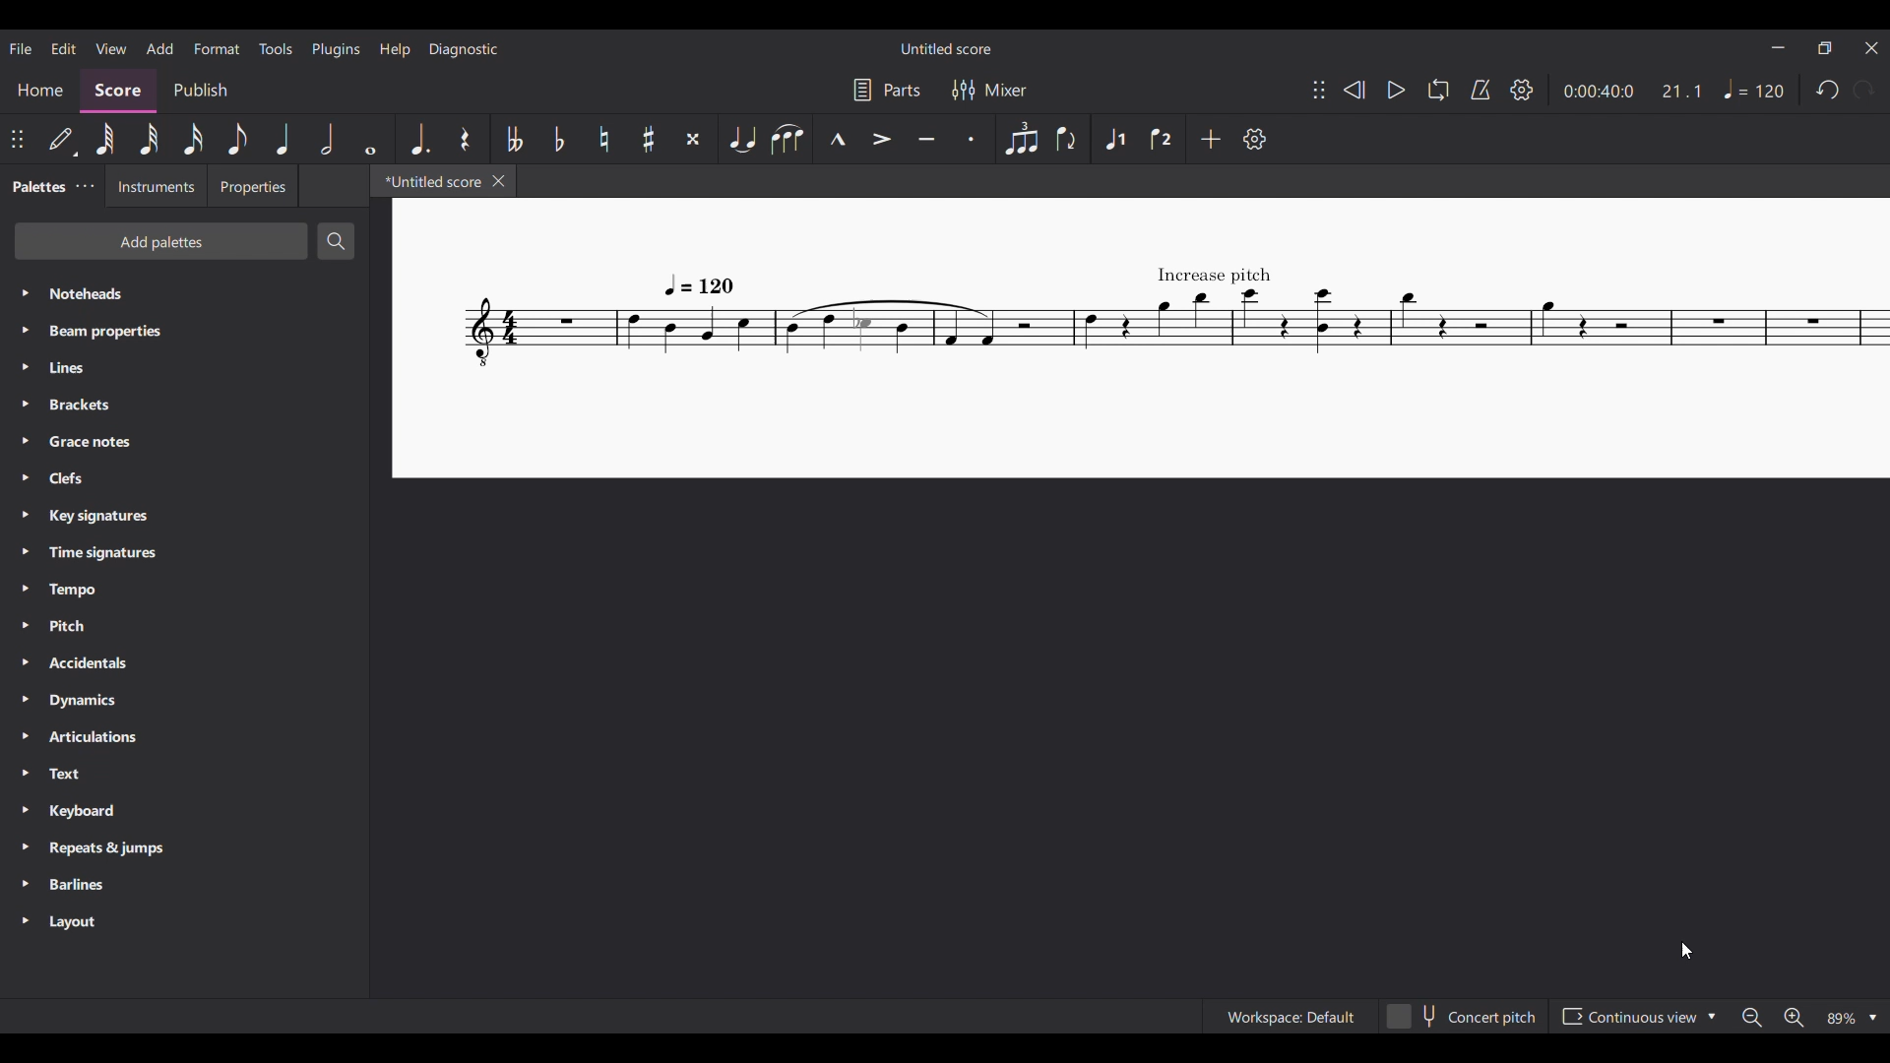 The width and height of the screenshot is (1890, 1063). What do you see at coordinates (498, 181) in the screenshot?
I see `Close tab` at bounding box center [498, 181].